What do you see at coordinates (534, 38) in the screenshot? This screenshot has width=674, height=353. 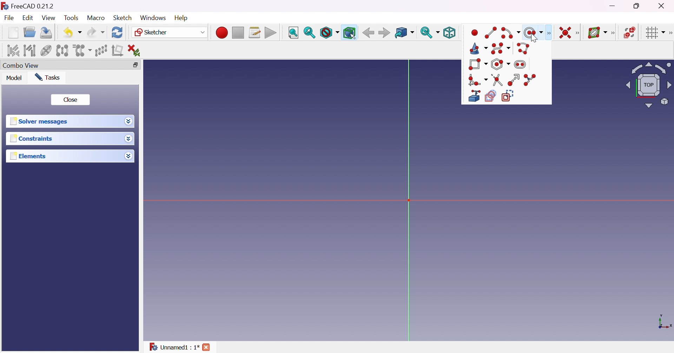 I see `cursor` at bounding box center [534, 38].